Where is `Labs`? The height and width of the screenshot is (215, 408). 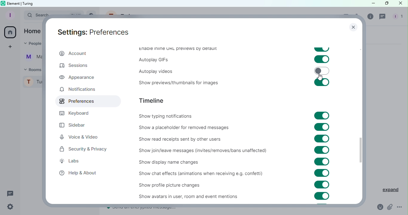 Labs is located at coordinates (75, 162).